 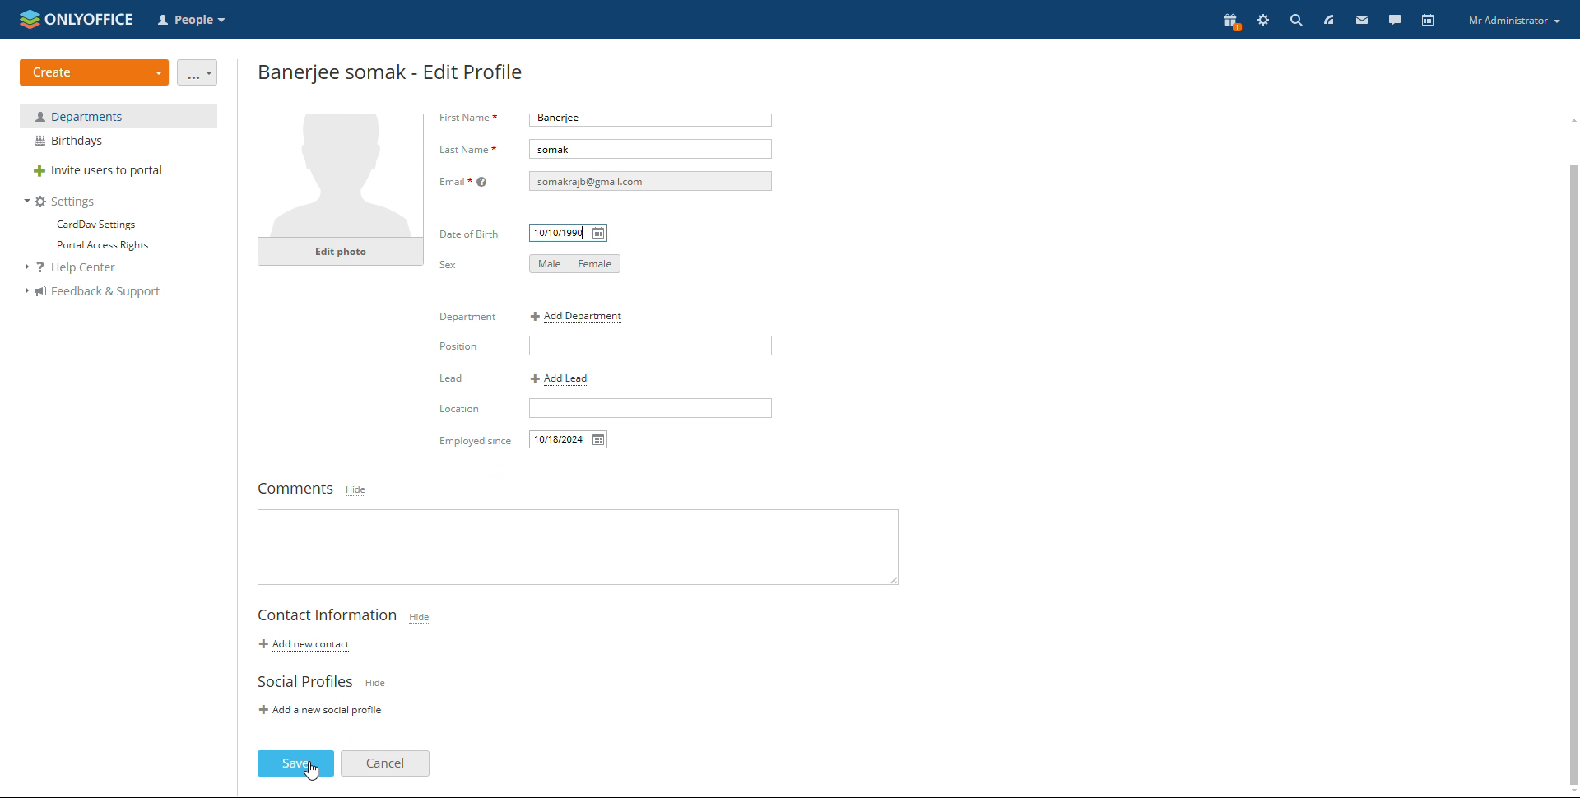 What do you see at coordinates (118, 172) in the screenshot?
I see `invite users to portal` at bounding box center [118, 172].